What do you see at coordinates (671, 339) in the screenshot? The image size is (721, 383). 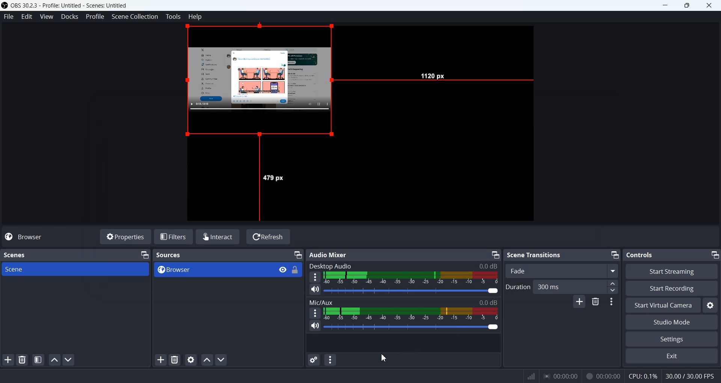 I see `Settings` at bounding box center [671, 339].